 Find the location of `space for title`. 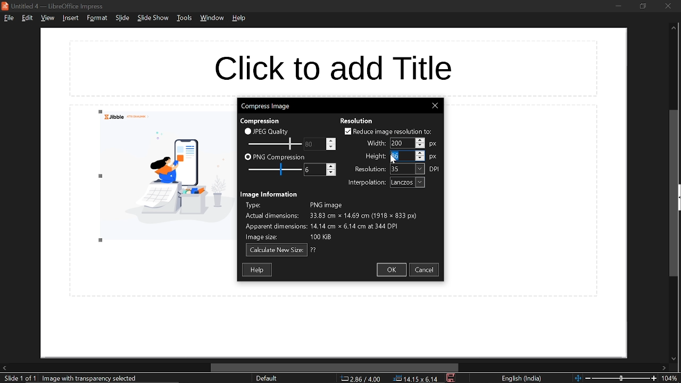

space for title is located at coordinates (333, 68).